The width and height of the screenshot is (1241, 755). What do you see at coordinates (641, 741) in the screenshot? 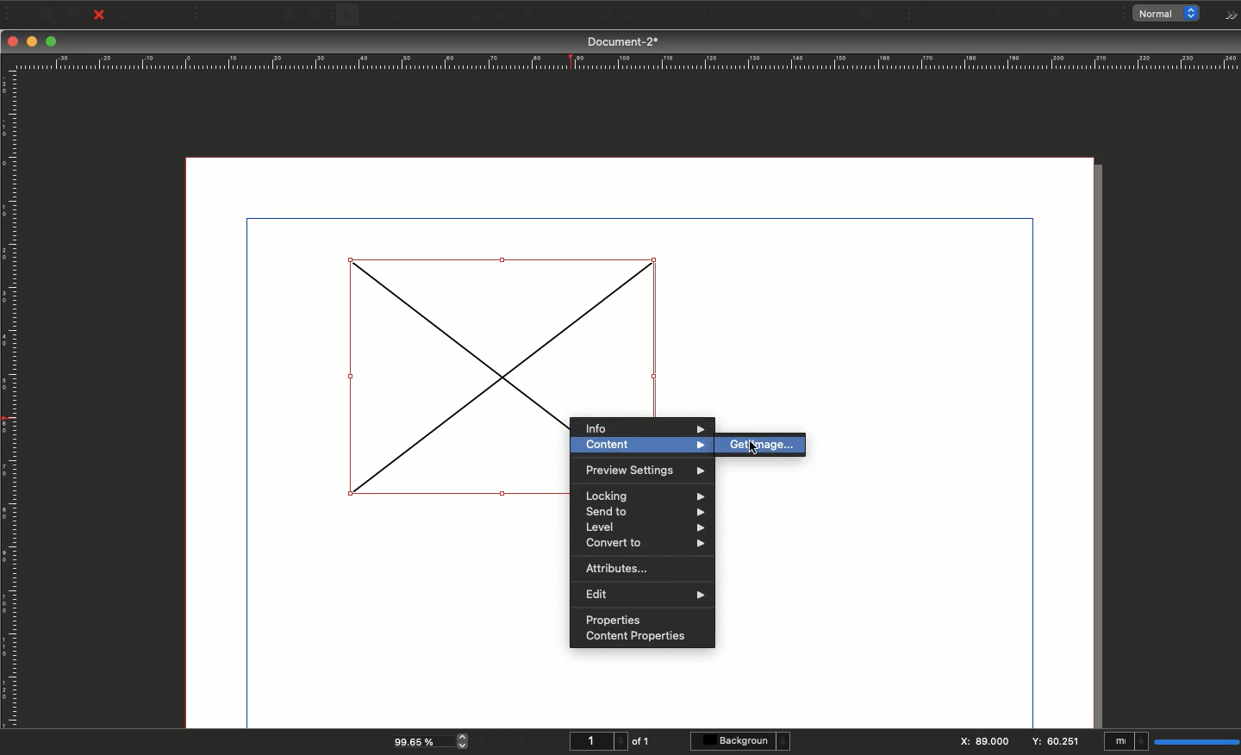
I see `of 1` at bounding box center [641, 741].